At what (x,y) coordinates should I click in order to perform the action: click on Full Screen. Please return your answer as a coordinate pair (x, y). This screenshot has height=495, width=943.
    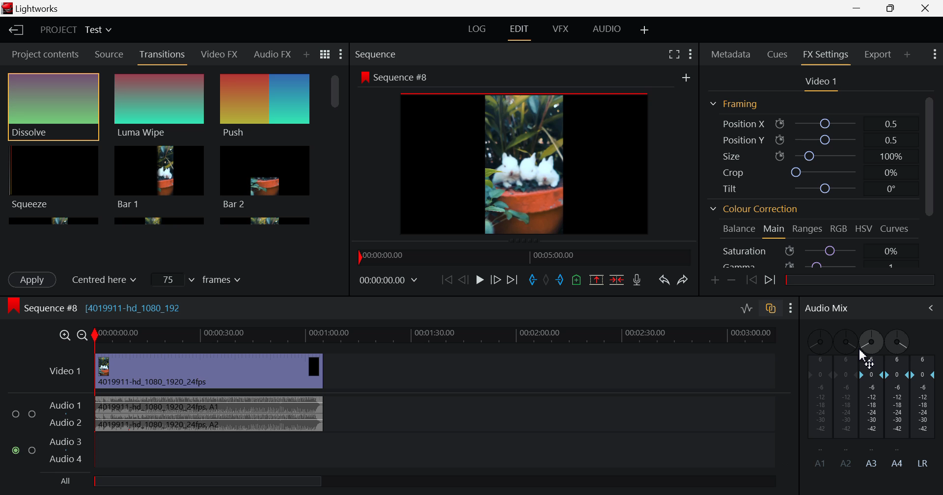
    Looking at the image, I should click on (674, 54).